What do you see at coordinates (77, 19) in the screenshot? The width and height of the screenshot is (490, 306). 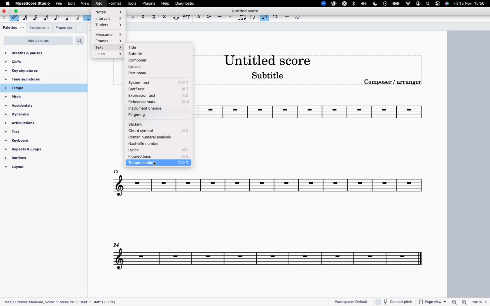 I see `half note` at bounding box center [77, 19].